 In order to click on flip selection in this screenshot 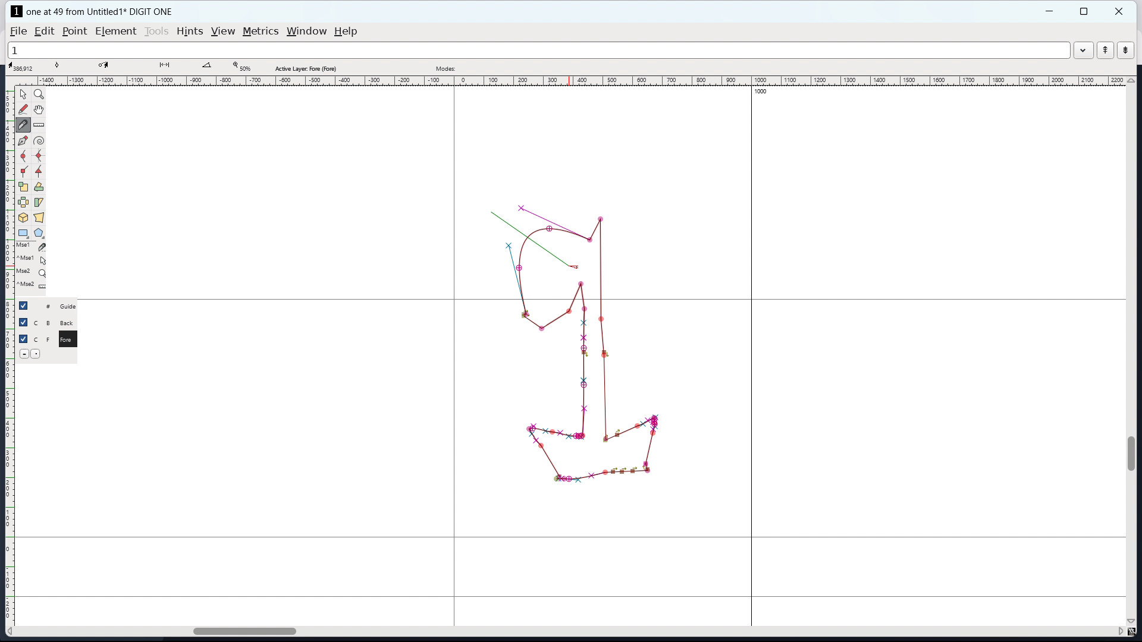, I will do `click(23, 202)`.